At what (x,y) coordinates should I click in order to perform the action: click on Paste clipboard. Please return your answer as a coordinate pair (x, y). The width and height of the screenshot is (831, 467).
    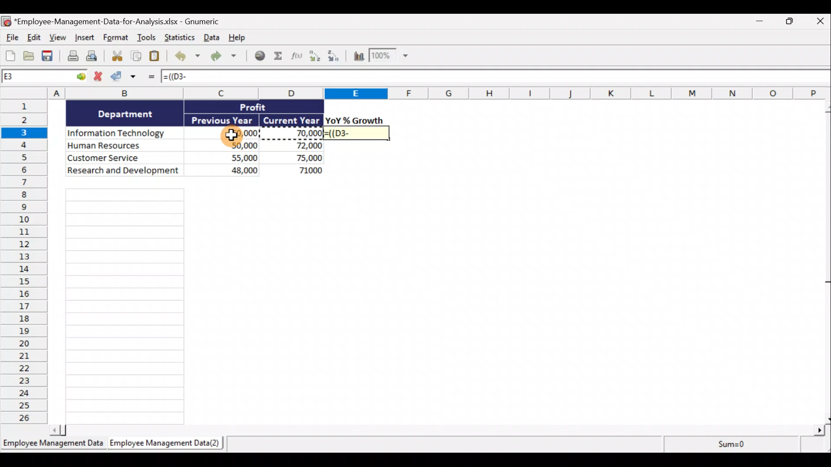
    Looking at the image, I should click on (156, 57).